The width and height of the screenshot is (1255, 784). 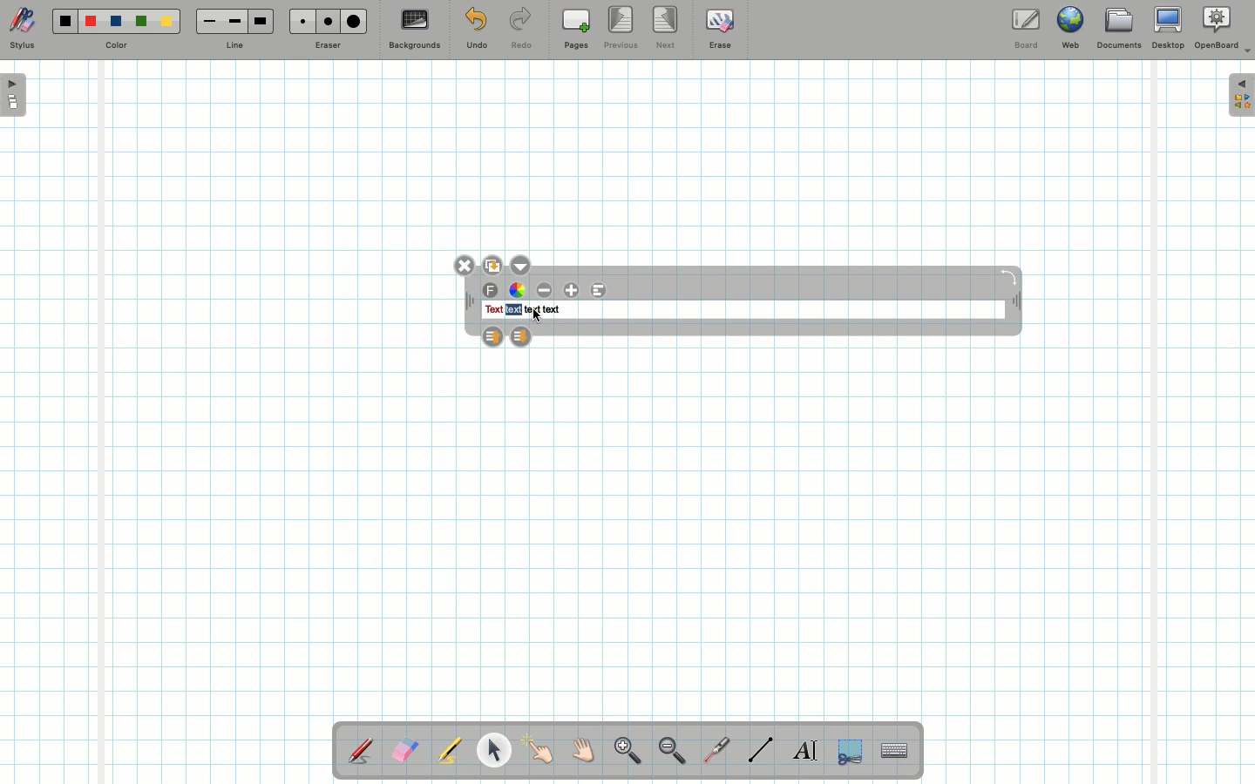 What do you see at coordinates (848, 749) in the screenshot?
I see `Selection` at bounding box center [848, 749].